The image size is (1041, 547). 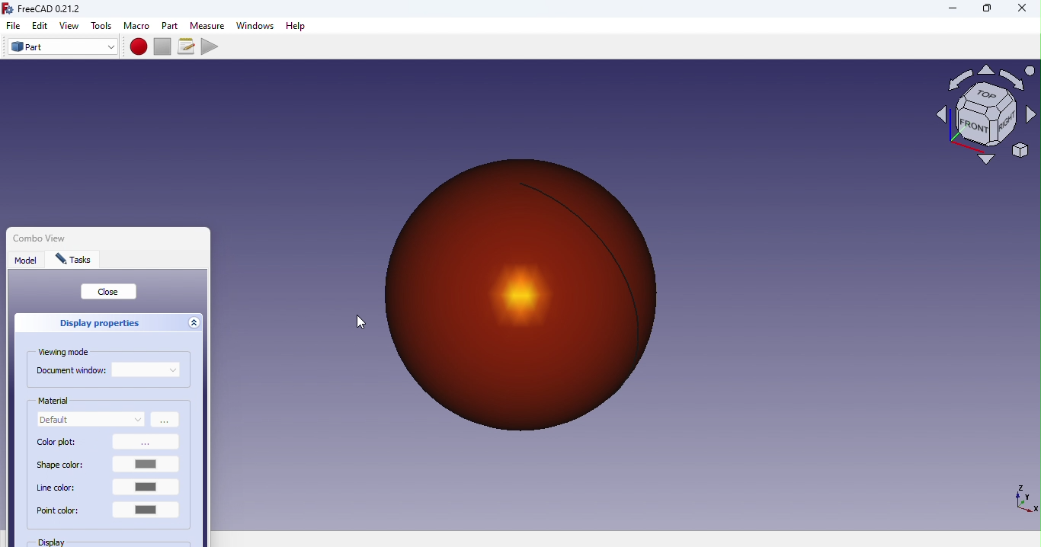 I want to click on View, so click(x=72, y=26).